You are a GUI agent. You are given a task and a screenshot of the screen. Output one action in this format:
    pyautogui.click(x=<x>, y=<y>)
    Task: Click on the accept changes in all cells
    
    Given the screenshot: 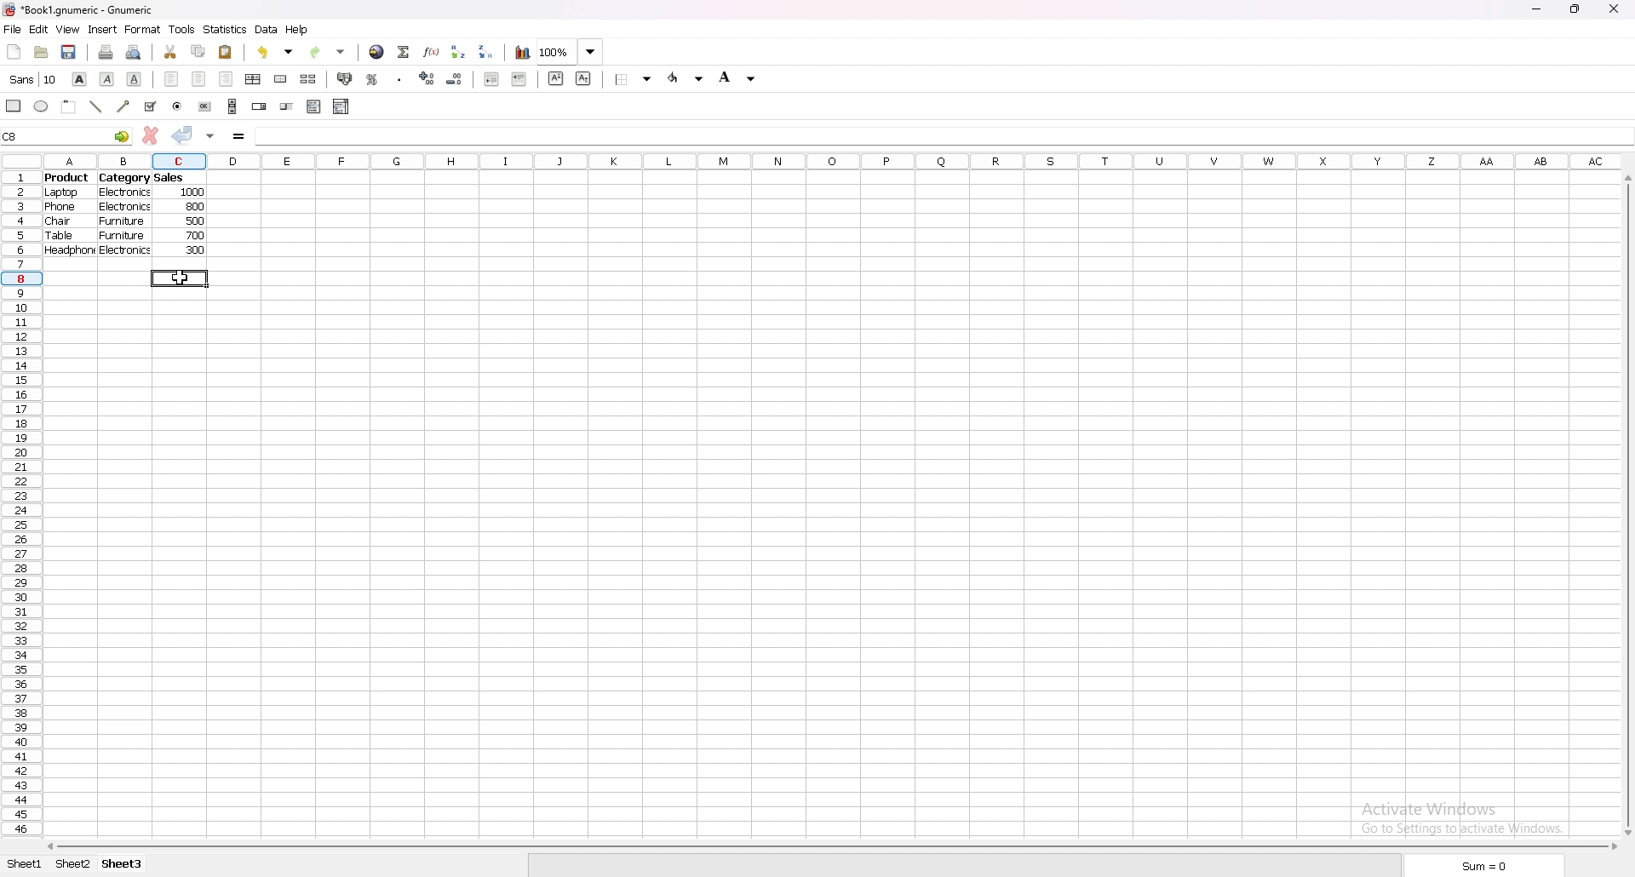 What is the action you would take?
    pyautogui.click(x=211, y=135)
    